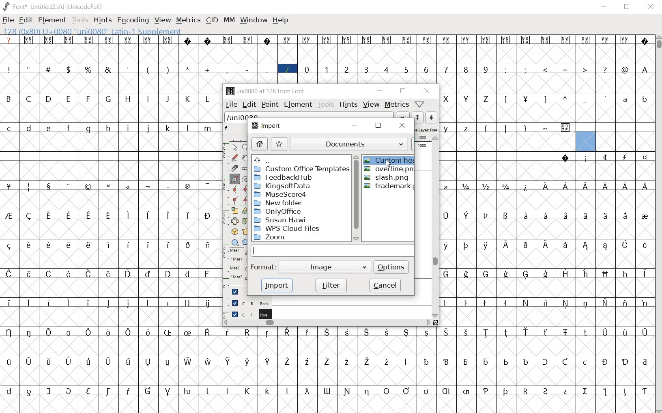 The image size is (662, 413). What do you see at coordinates (287, 40) in the screenshot?
I see `glyph` at bounding box center [287, 40].